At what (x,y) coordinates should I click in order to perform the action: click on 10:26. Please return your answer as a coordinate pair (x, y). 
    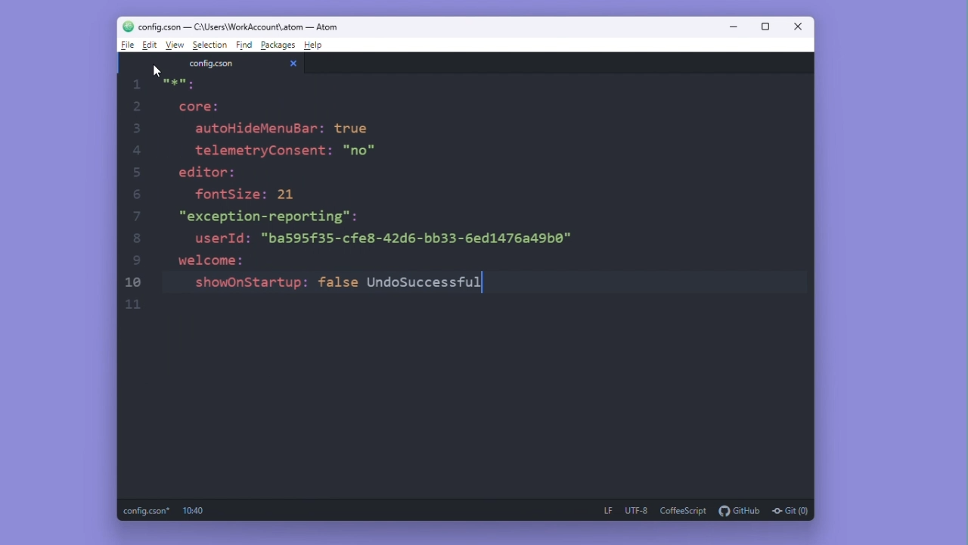
    Looking at the image, I should click on (195, 512).